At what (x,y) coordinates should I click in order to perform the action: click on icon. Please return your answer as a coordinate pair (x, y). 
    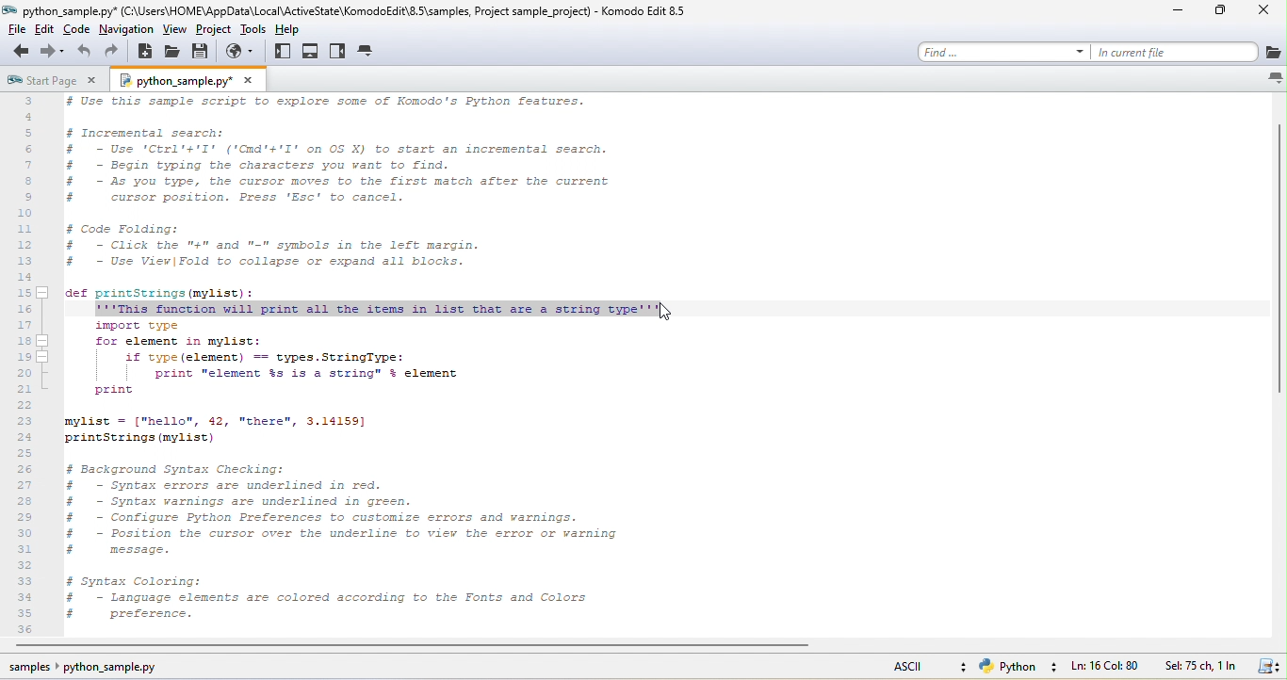
    Looking at the image, I should click on (1273, 77).